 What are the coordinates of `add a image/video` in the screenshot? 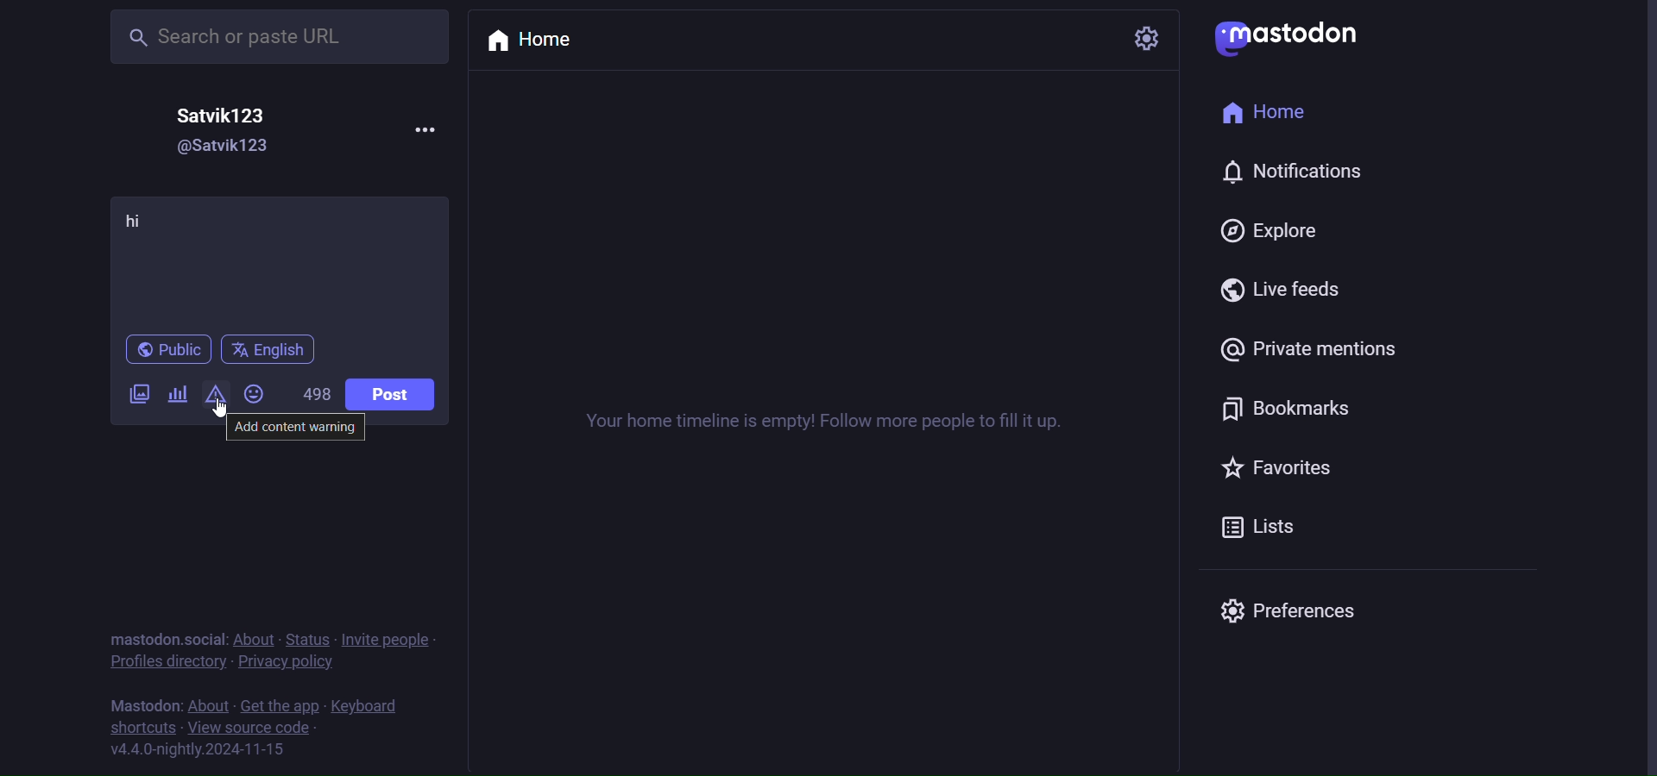 It's located at (134, 397).